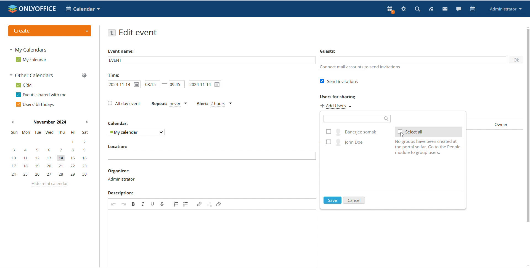 This screenshot has width=530, height=268. Describe the element at coordinates (501, 124) in the screenshot. I see `Owner` at that location.